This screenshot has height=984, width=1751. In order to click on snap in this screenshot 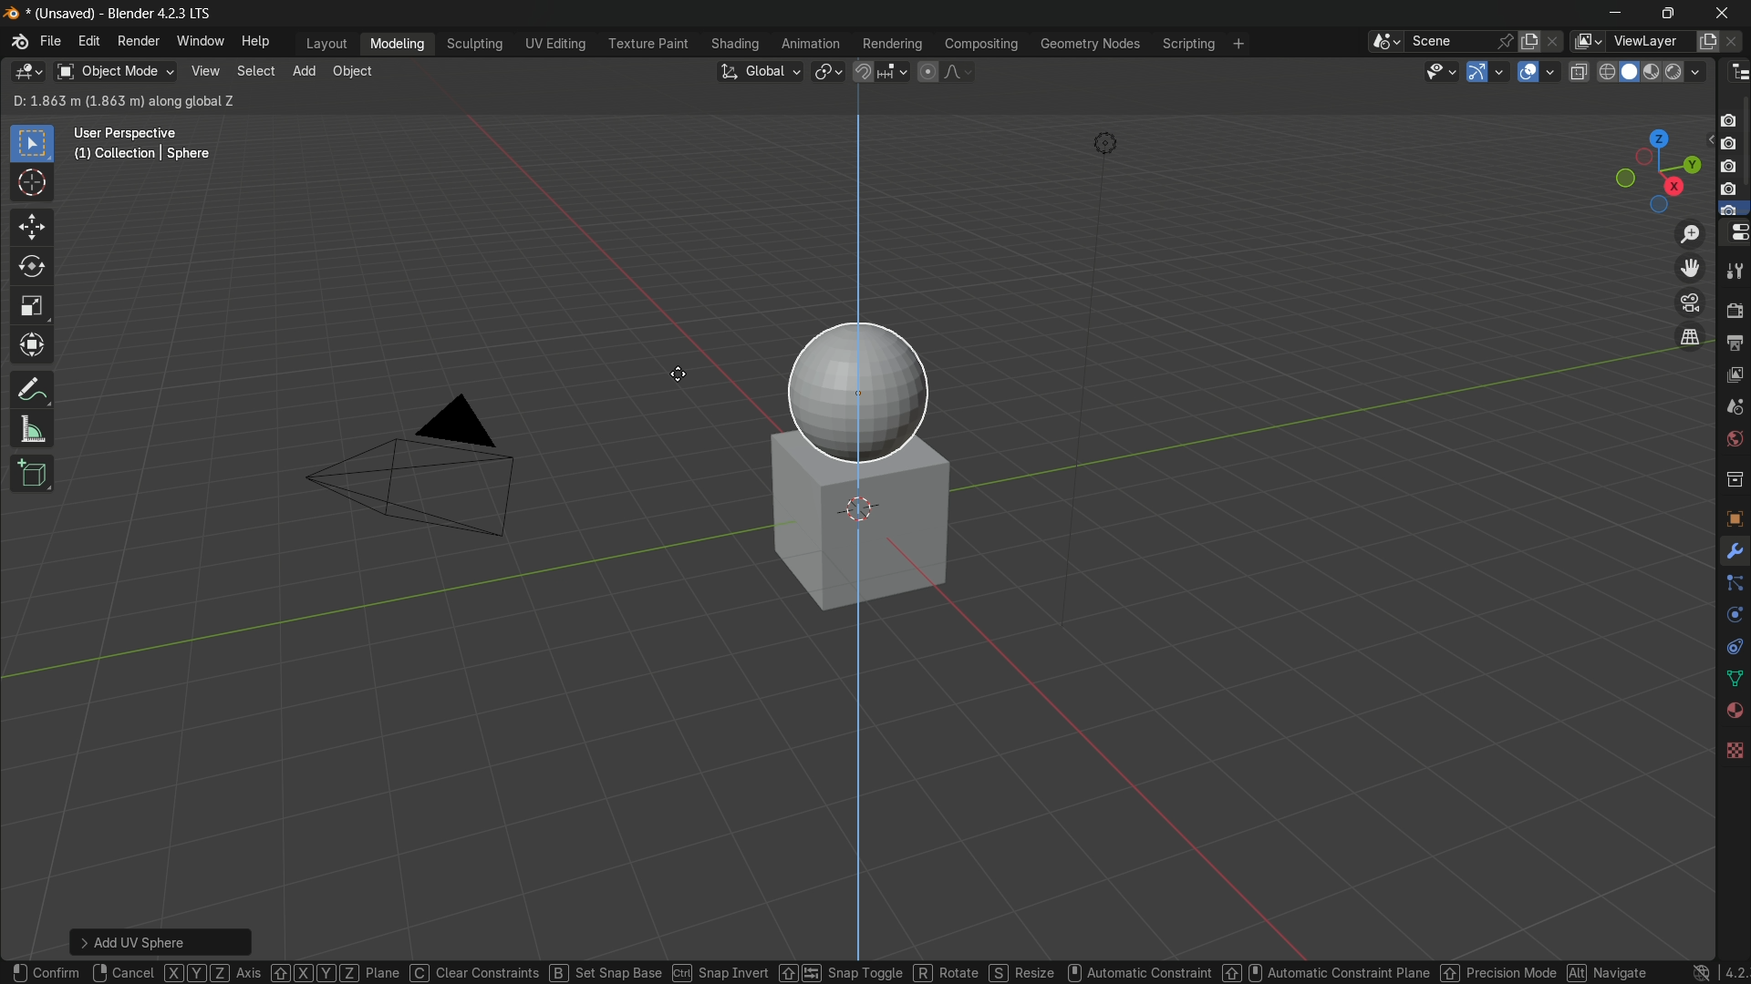, I will do `click(880, 71)`.